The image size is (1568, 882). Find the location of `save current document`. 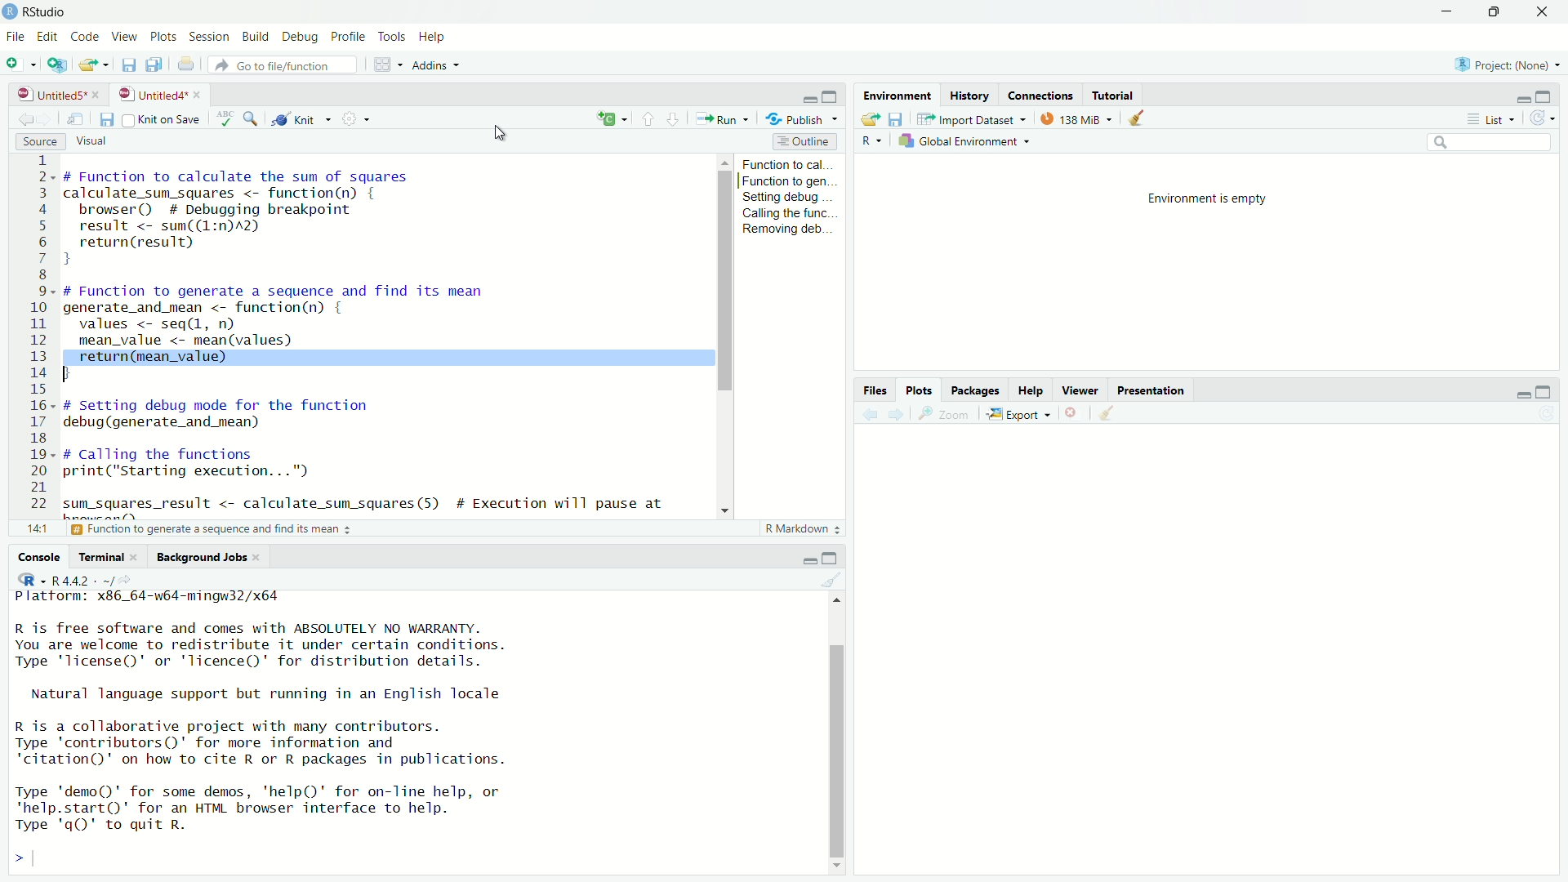

save current document is located at coordinates (127, 65).